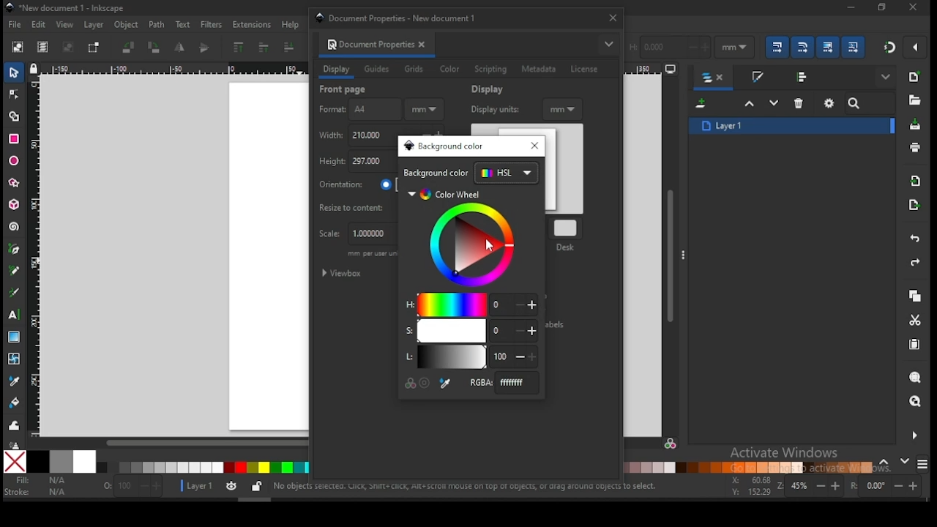 The width and height of the screenshot is (937, 527). I want to click on 3D box tool, so click(15, 204).